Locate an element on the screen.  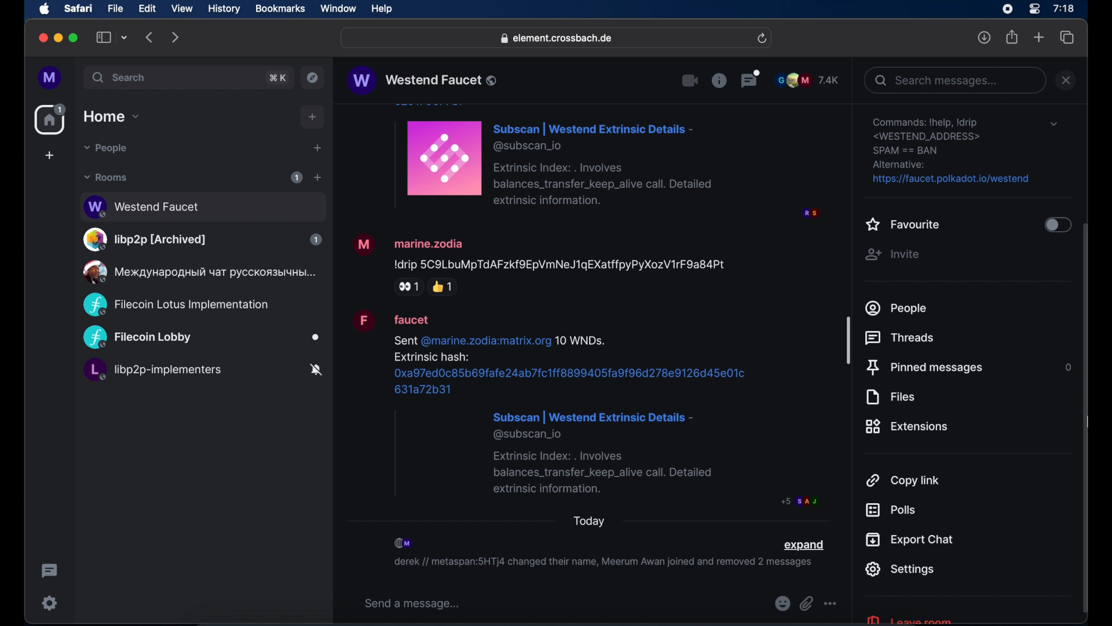
start chat is located at coordinates (317, 148).